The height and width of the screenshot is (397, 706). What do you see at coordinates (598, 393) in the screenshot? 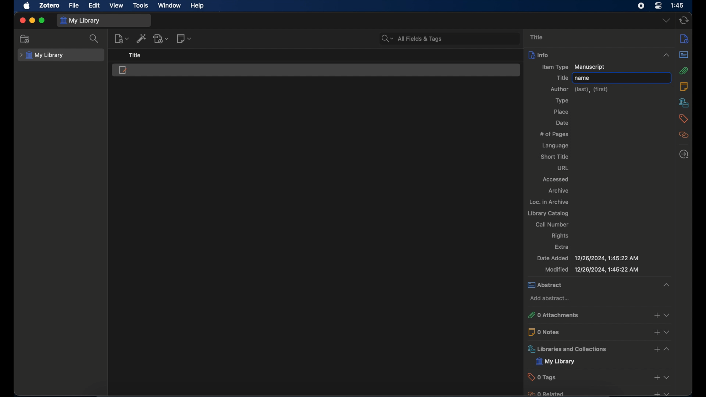
I see `0 related` at bounding box center [598, 393].